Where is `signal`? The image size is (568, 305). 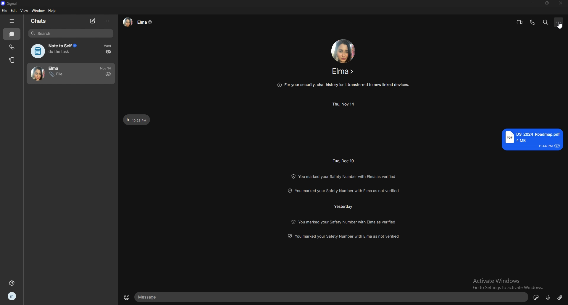
signal is located at coordinates (12, 3).